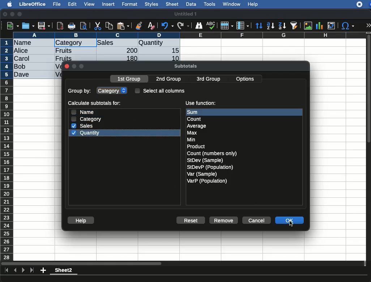 Image resolution: width=371 pixels, height=282 pixels. I want to click on column, so click(190, 35).